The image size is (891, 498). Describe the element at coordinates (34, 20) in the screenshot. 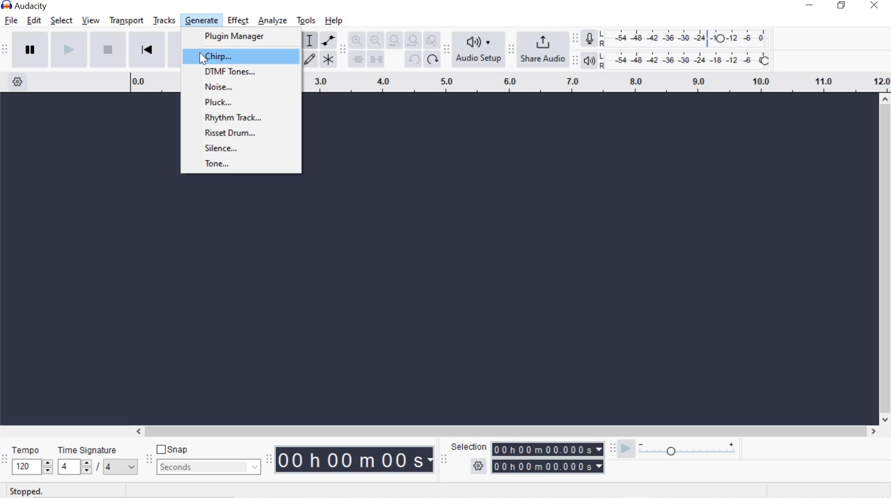

I see `edit` at that location.